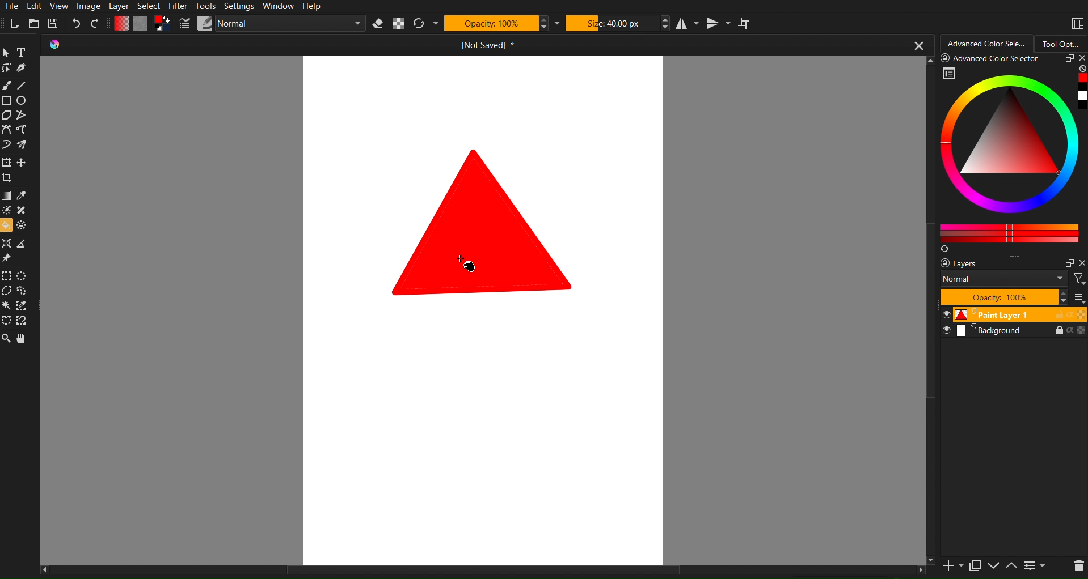 The image size is (1088, 579). Describe the element at coordinates (23, 225) in the screenshot. I see `enclose and fill tool` at that location.